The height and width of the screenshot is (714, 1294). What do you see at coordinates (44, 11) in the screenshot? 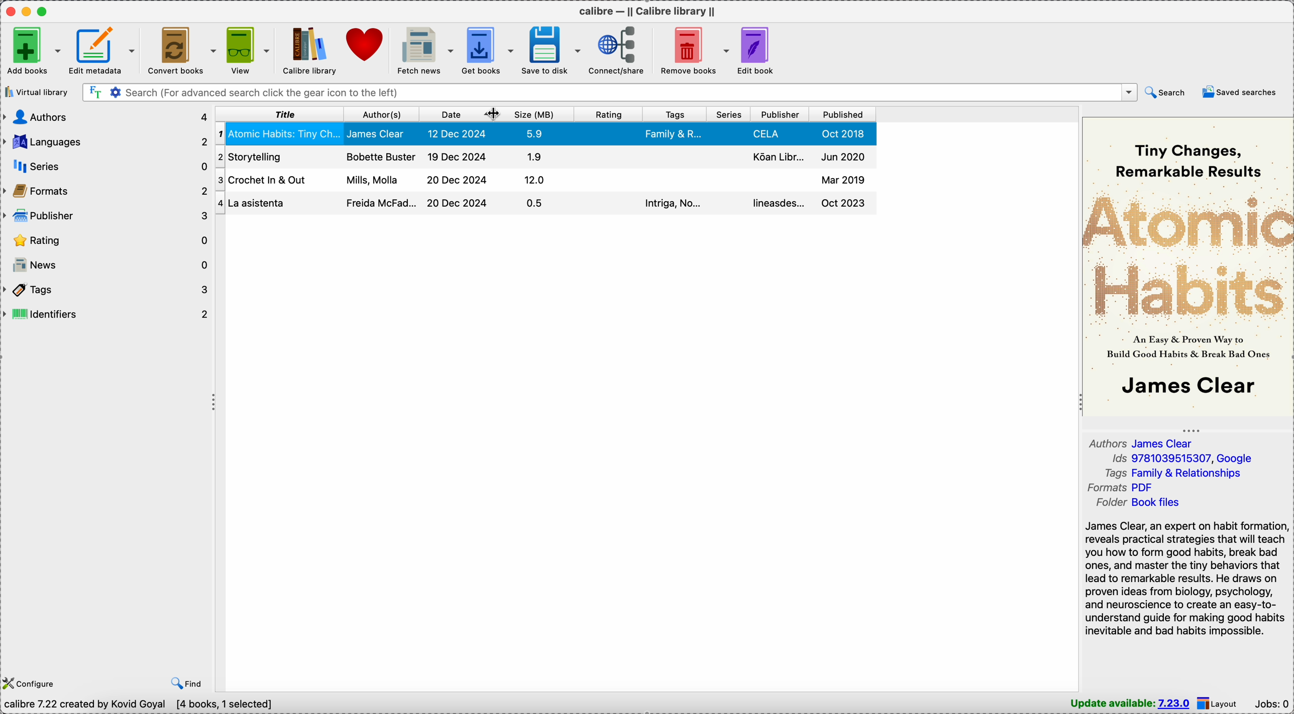
I see `maximize program` at bounding box center [44, 11].